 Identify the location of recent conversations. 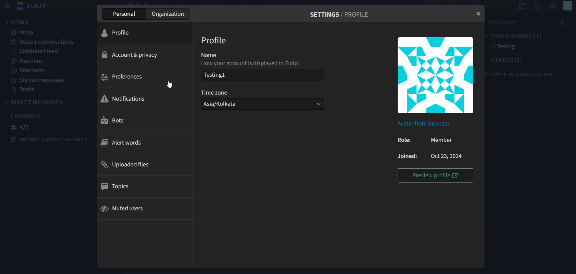
(44, 42).